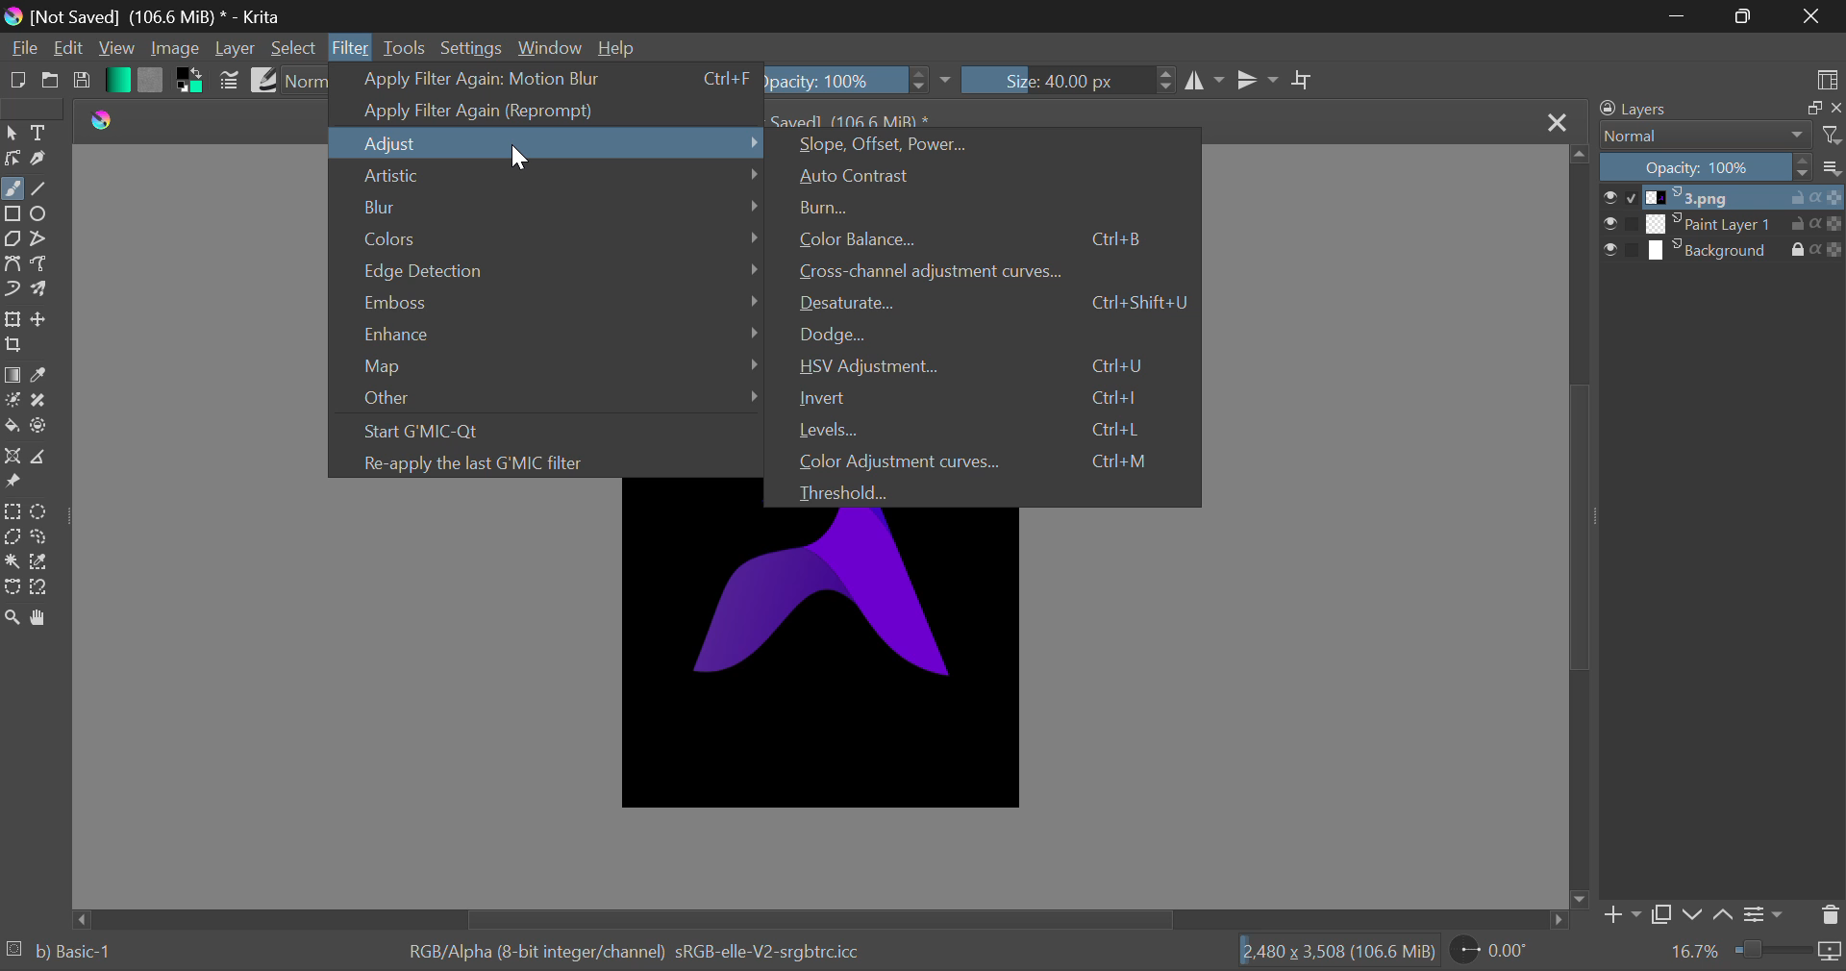  Describe the element at coordinates (12, 290) in the screenshot. I see `Dynamic Brush` at that location.